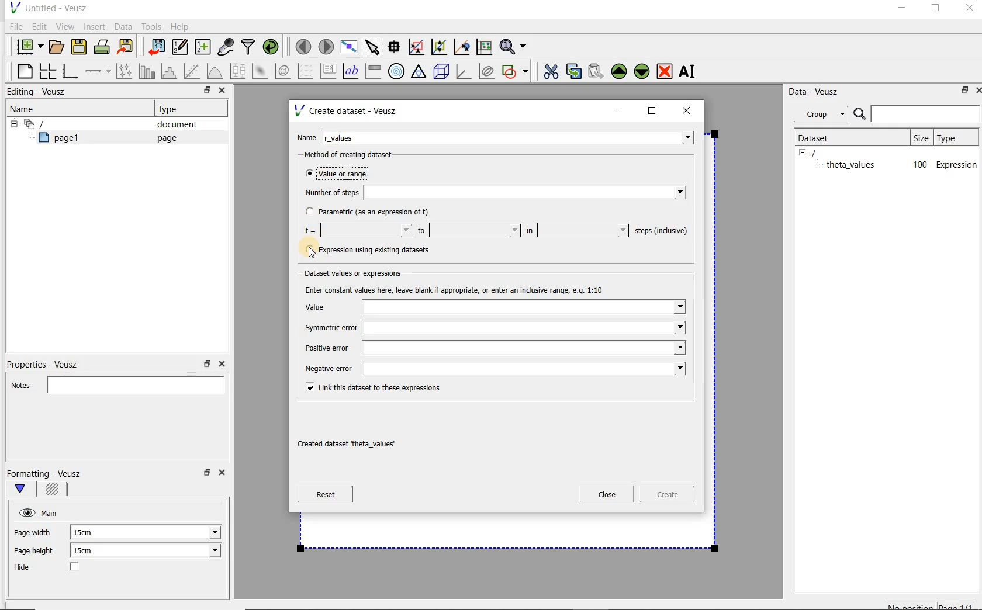  What do you see at coordinates (820, 137) in the screenshot?
I see `Dataset` at bounding box center [820, 137].